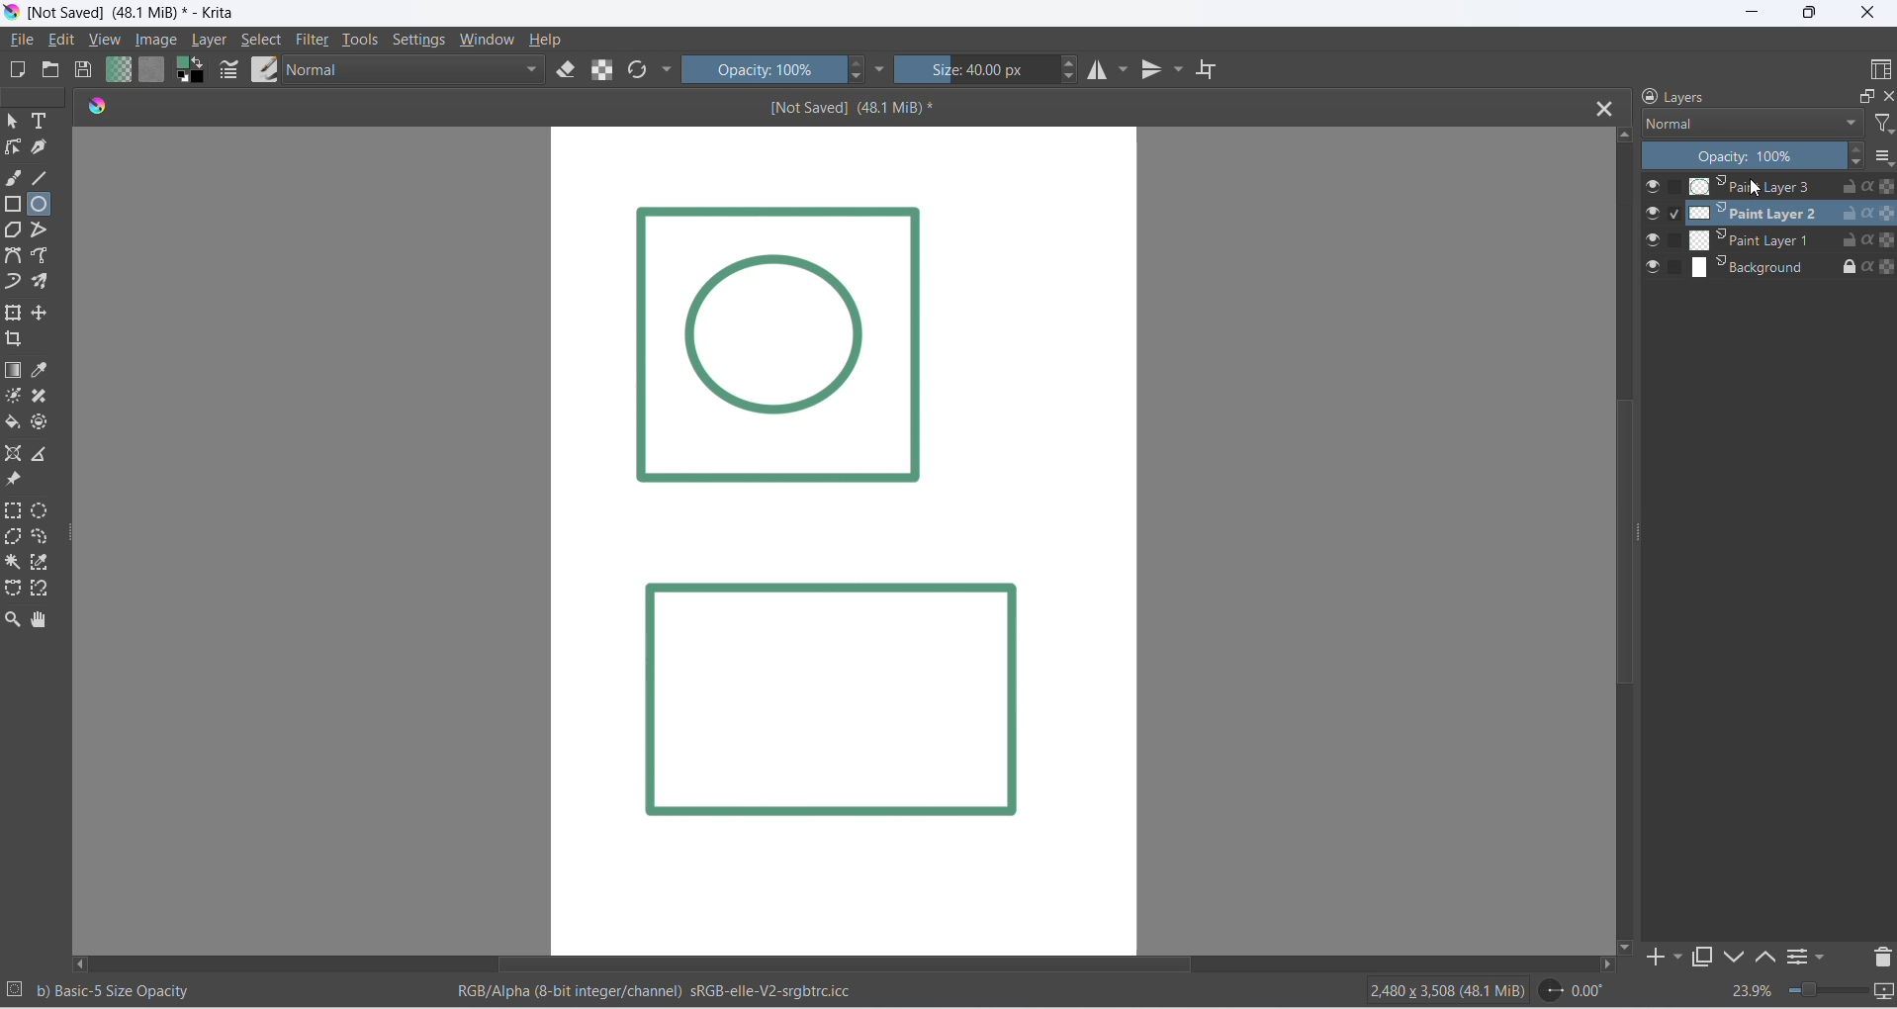 The height and width of the screenshot is (1009, 1897). Describe the element at coordinates (490, 40) in the screenshot. I see `window` at that location.